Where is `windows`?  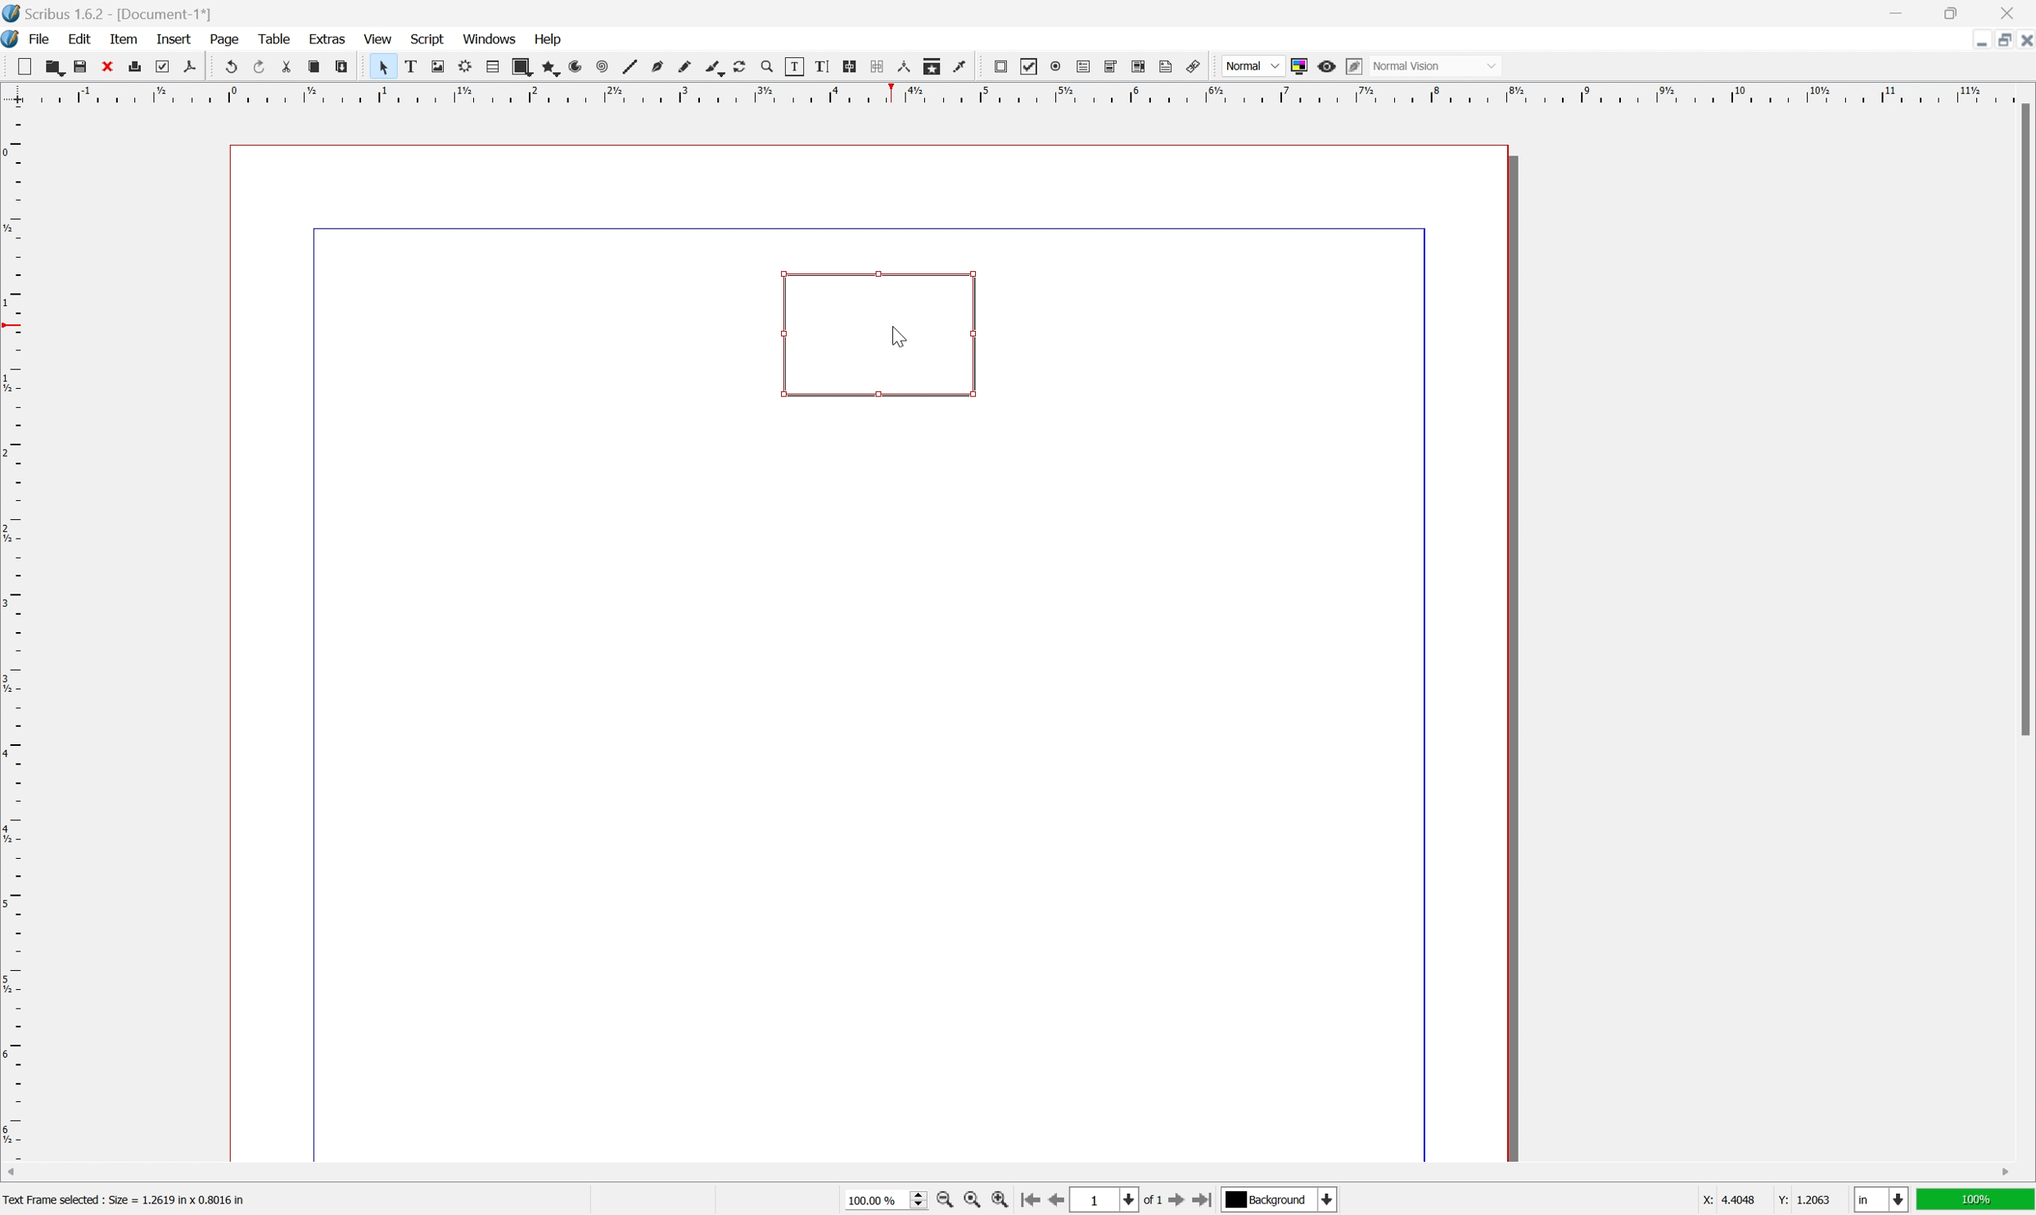
windows is located at coordinates (490, 38).